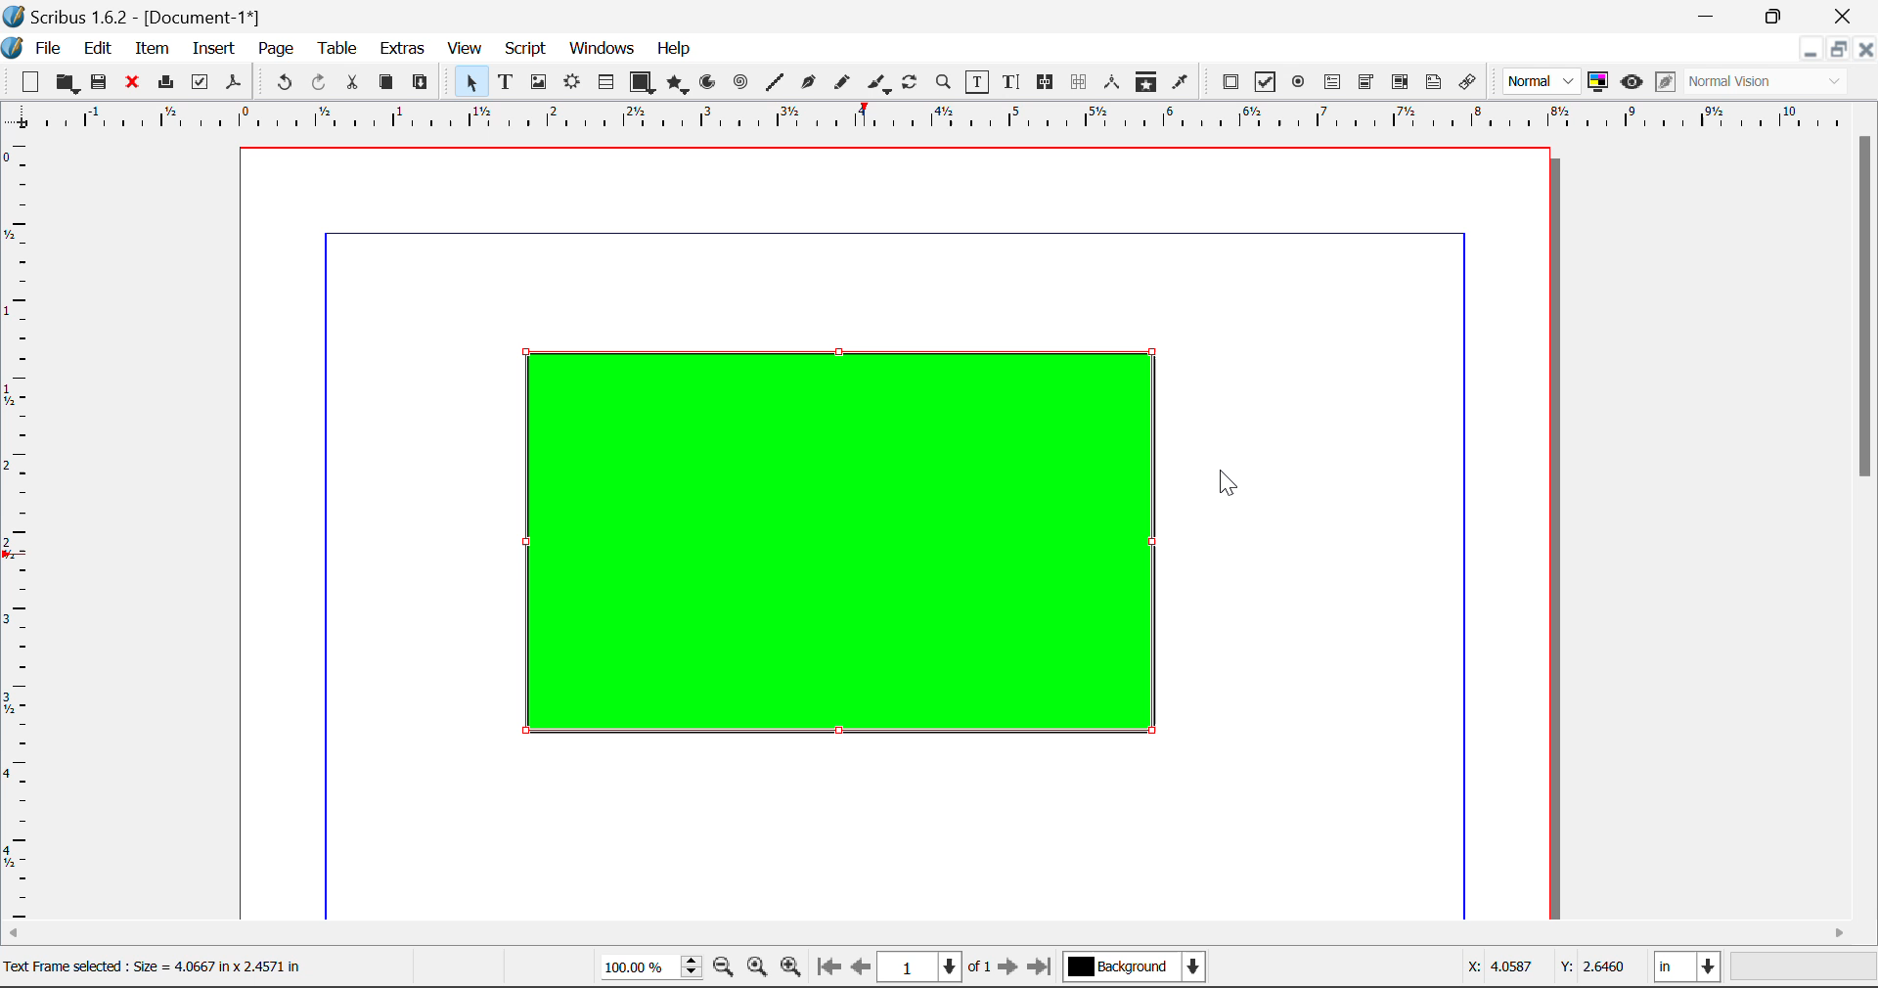 The image size is (1878, 988). What do you see at coordinates (385, 82) in the screenshot?
I see `Copy` at bounding box center [385, 82].